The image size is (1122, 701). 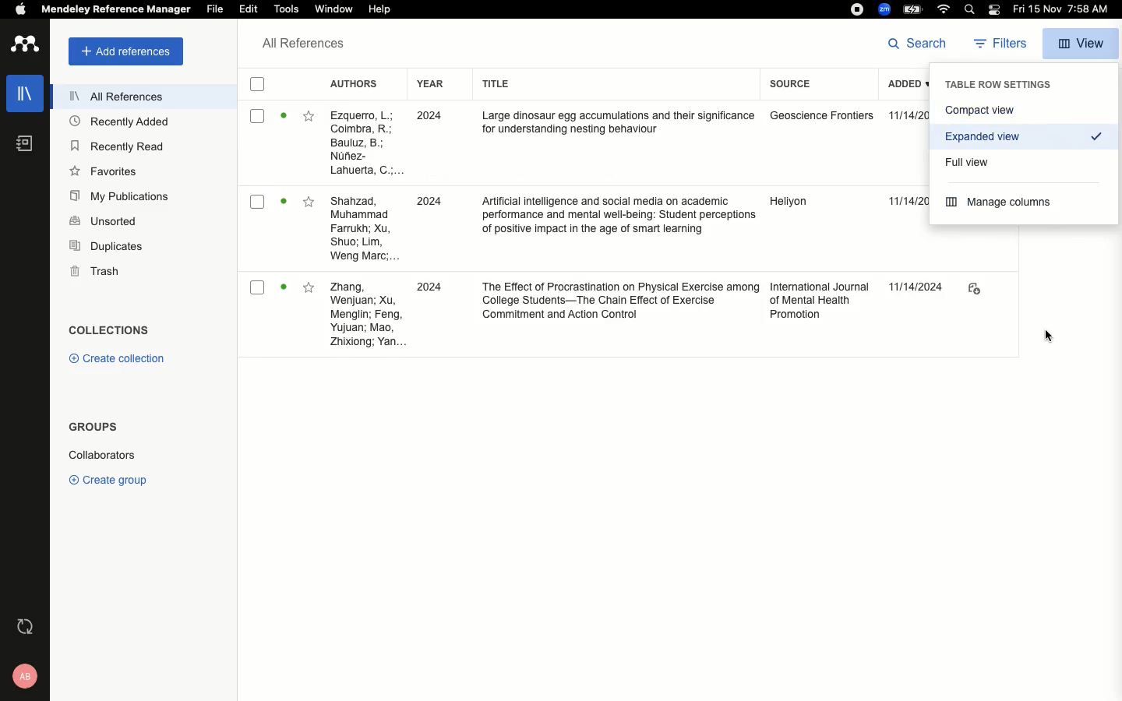 I want to click on Groups, so click(x=90, y=430).